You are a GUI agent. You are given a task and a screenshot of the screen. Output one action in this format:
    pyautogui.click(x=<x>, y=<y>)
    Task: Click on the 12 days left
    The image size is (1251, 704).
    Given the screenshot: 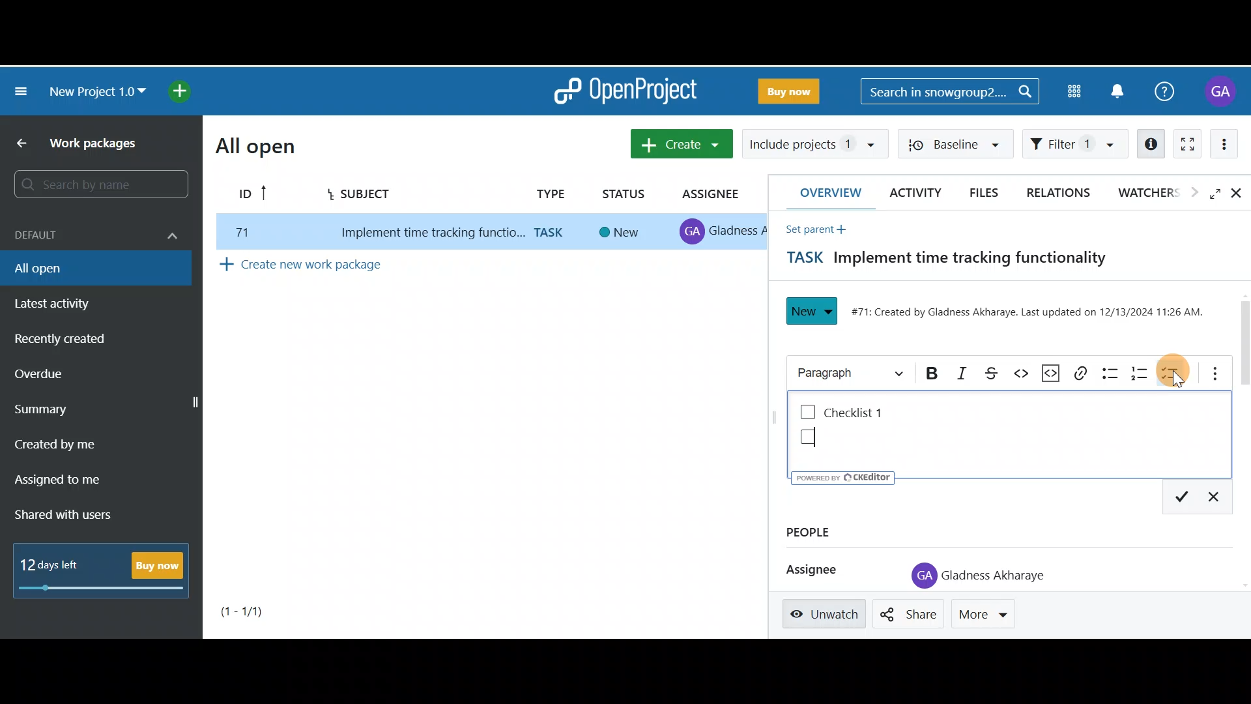 What is the action you would take?
    pyautogui.click(x=53, y=565)
    